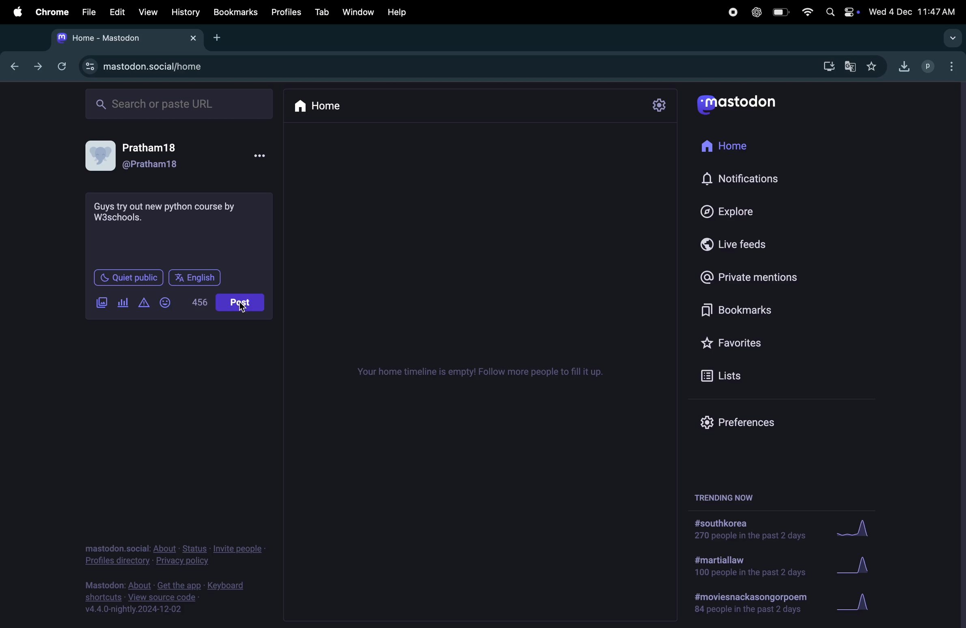  I want to click on backward, so click(17, 65).